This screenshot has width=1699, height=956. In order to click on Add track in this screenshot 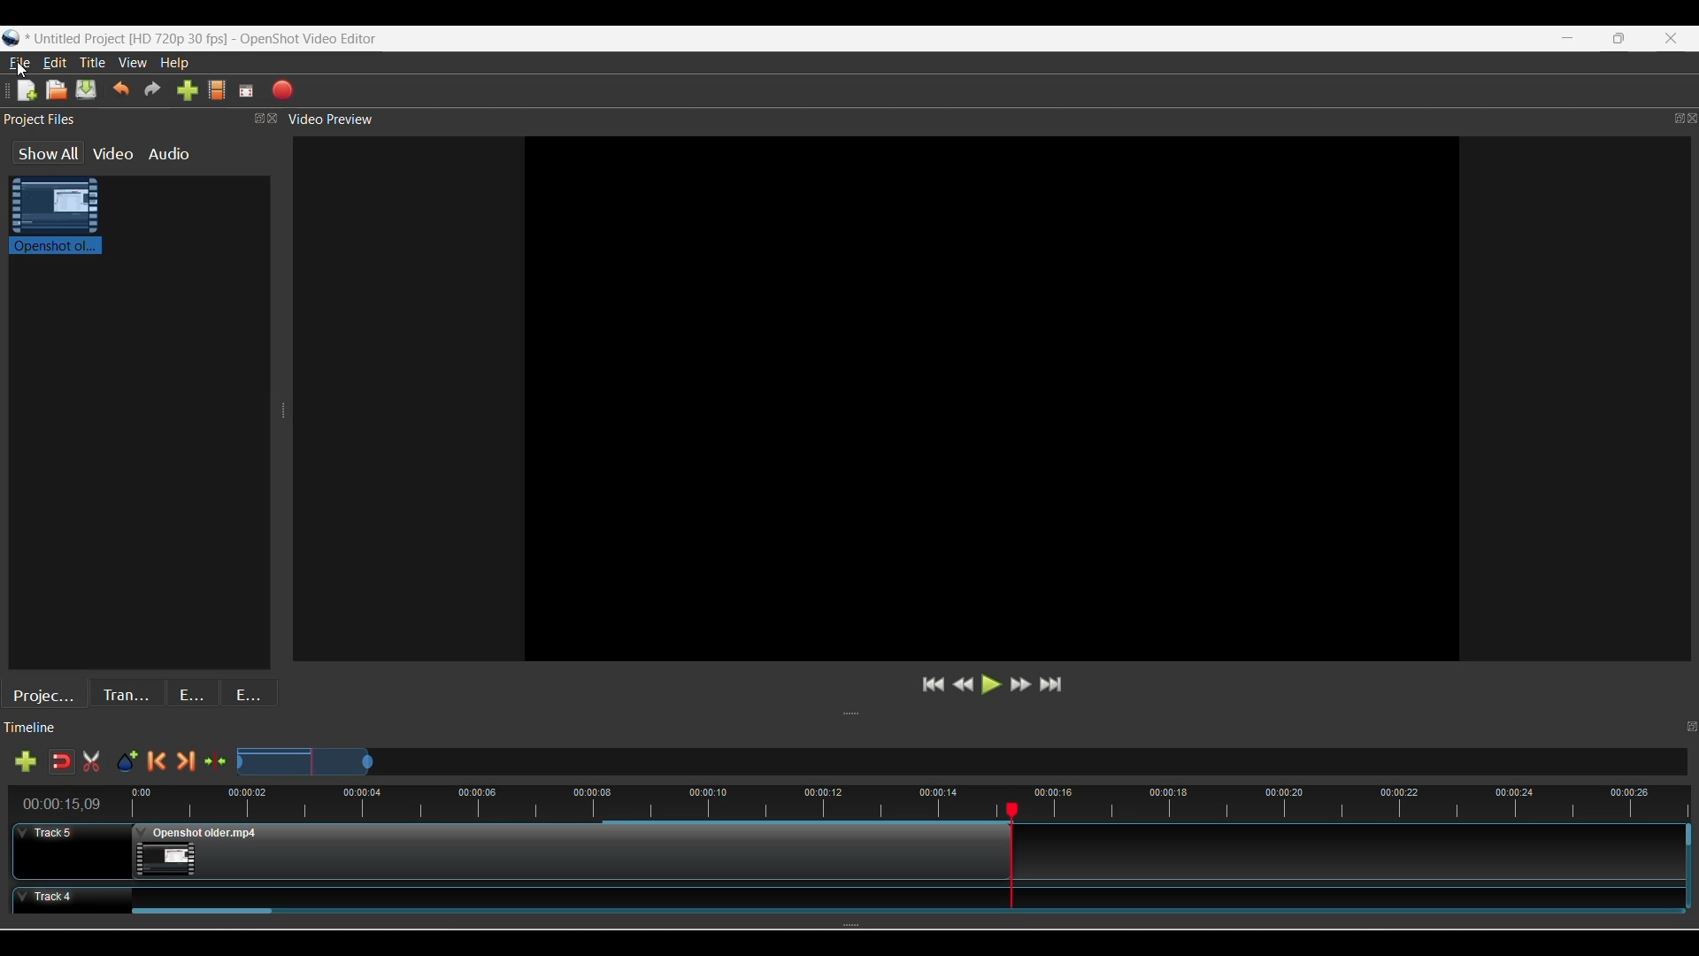, I will do `click(25, 761)`.